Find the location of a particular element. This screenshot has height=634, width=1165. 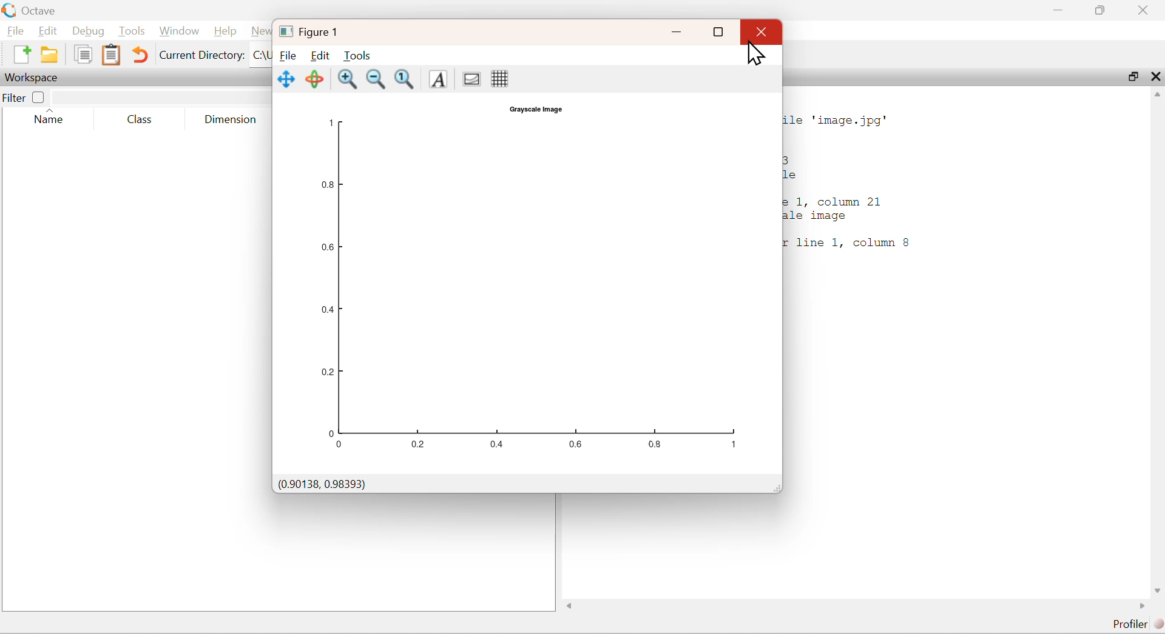

Rotate is located at coordinates (317, 79).